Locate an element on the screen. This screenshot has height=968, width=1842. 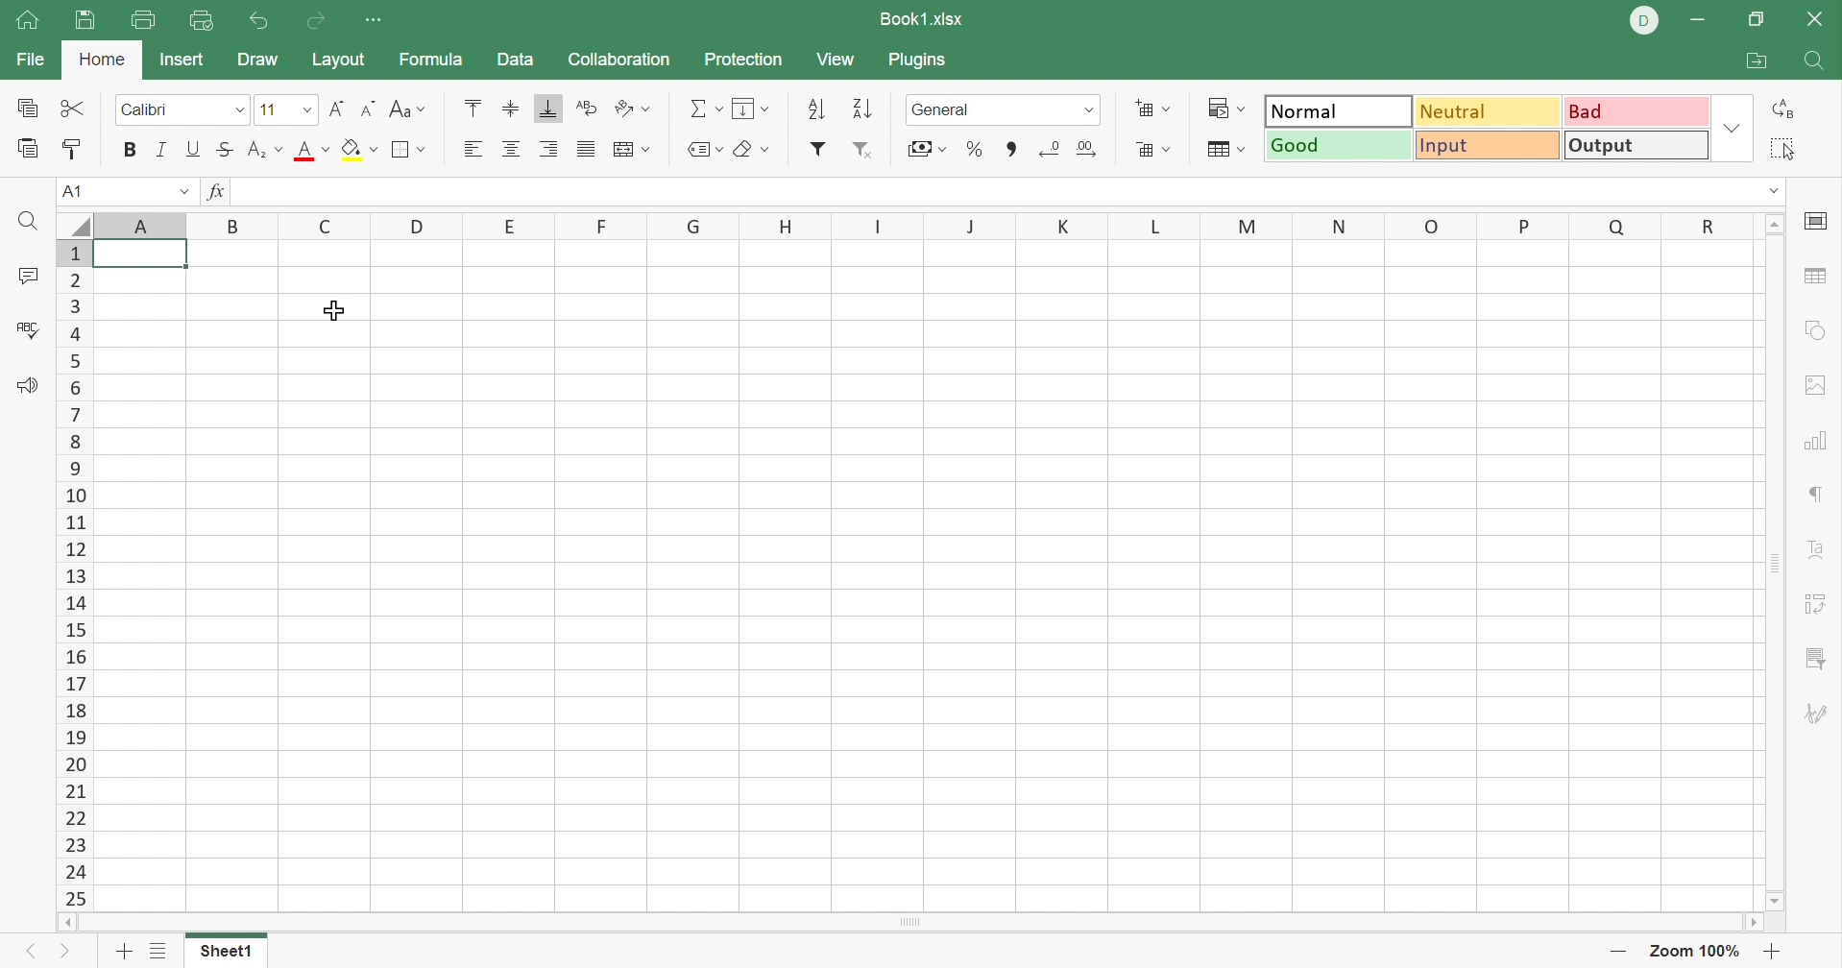
Orientation is located at coordinates (632, 108).